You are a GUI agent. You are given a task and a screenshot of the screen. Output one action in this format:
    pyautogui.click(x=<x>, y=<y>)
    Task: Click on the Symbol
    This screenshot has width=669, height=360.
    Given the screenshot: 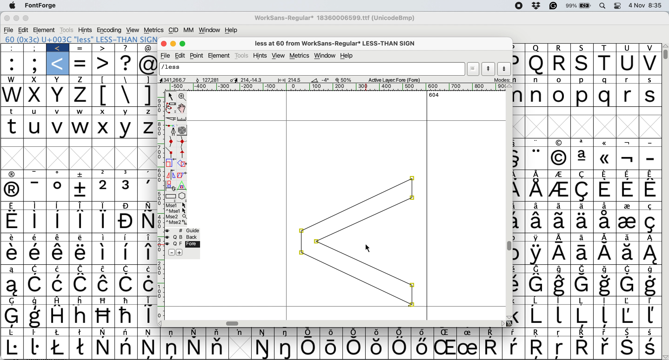 What is the action you would take?
    pyautogui.click(x=127, y=222)
    